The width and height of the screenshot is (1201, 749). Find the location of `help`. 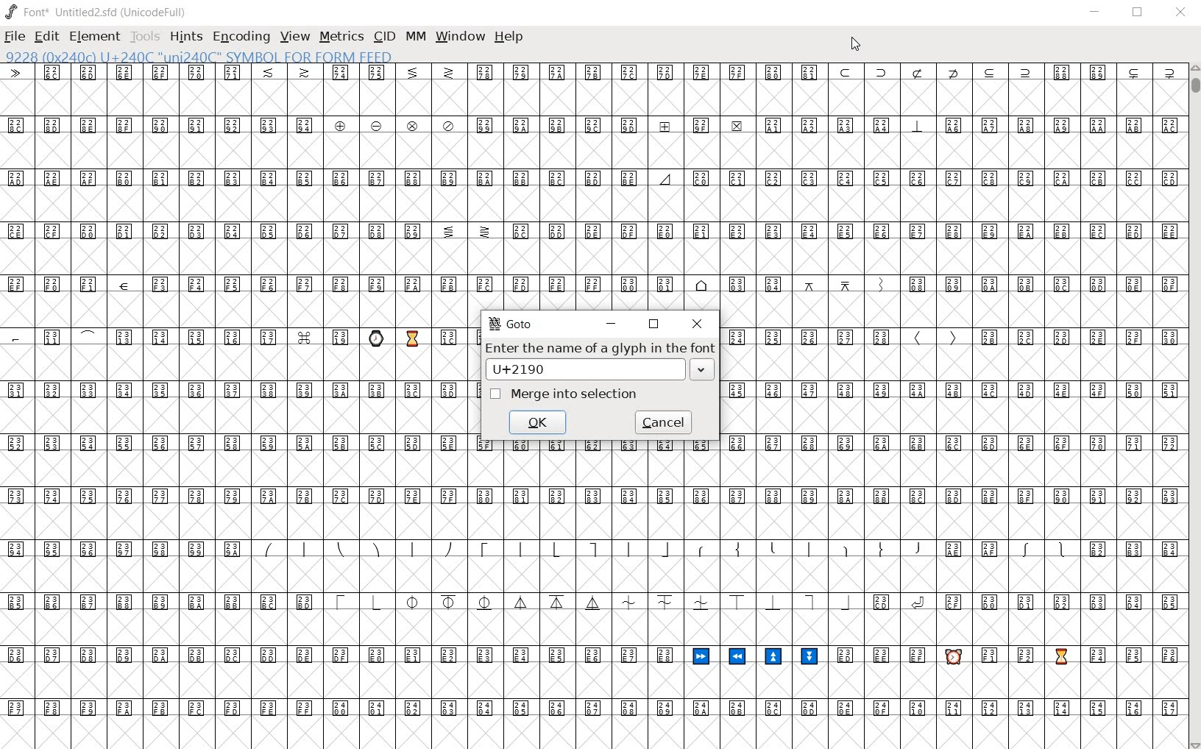

help is located at coordinates (509, 38).